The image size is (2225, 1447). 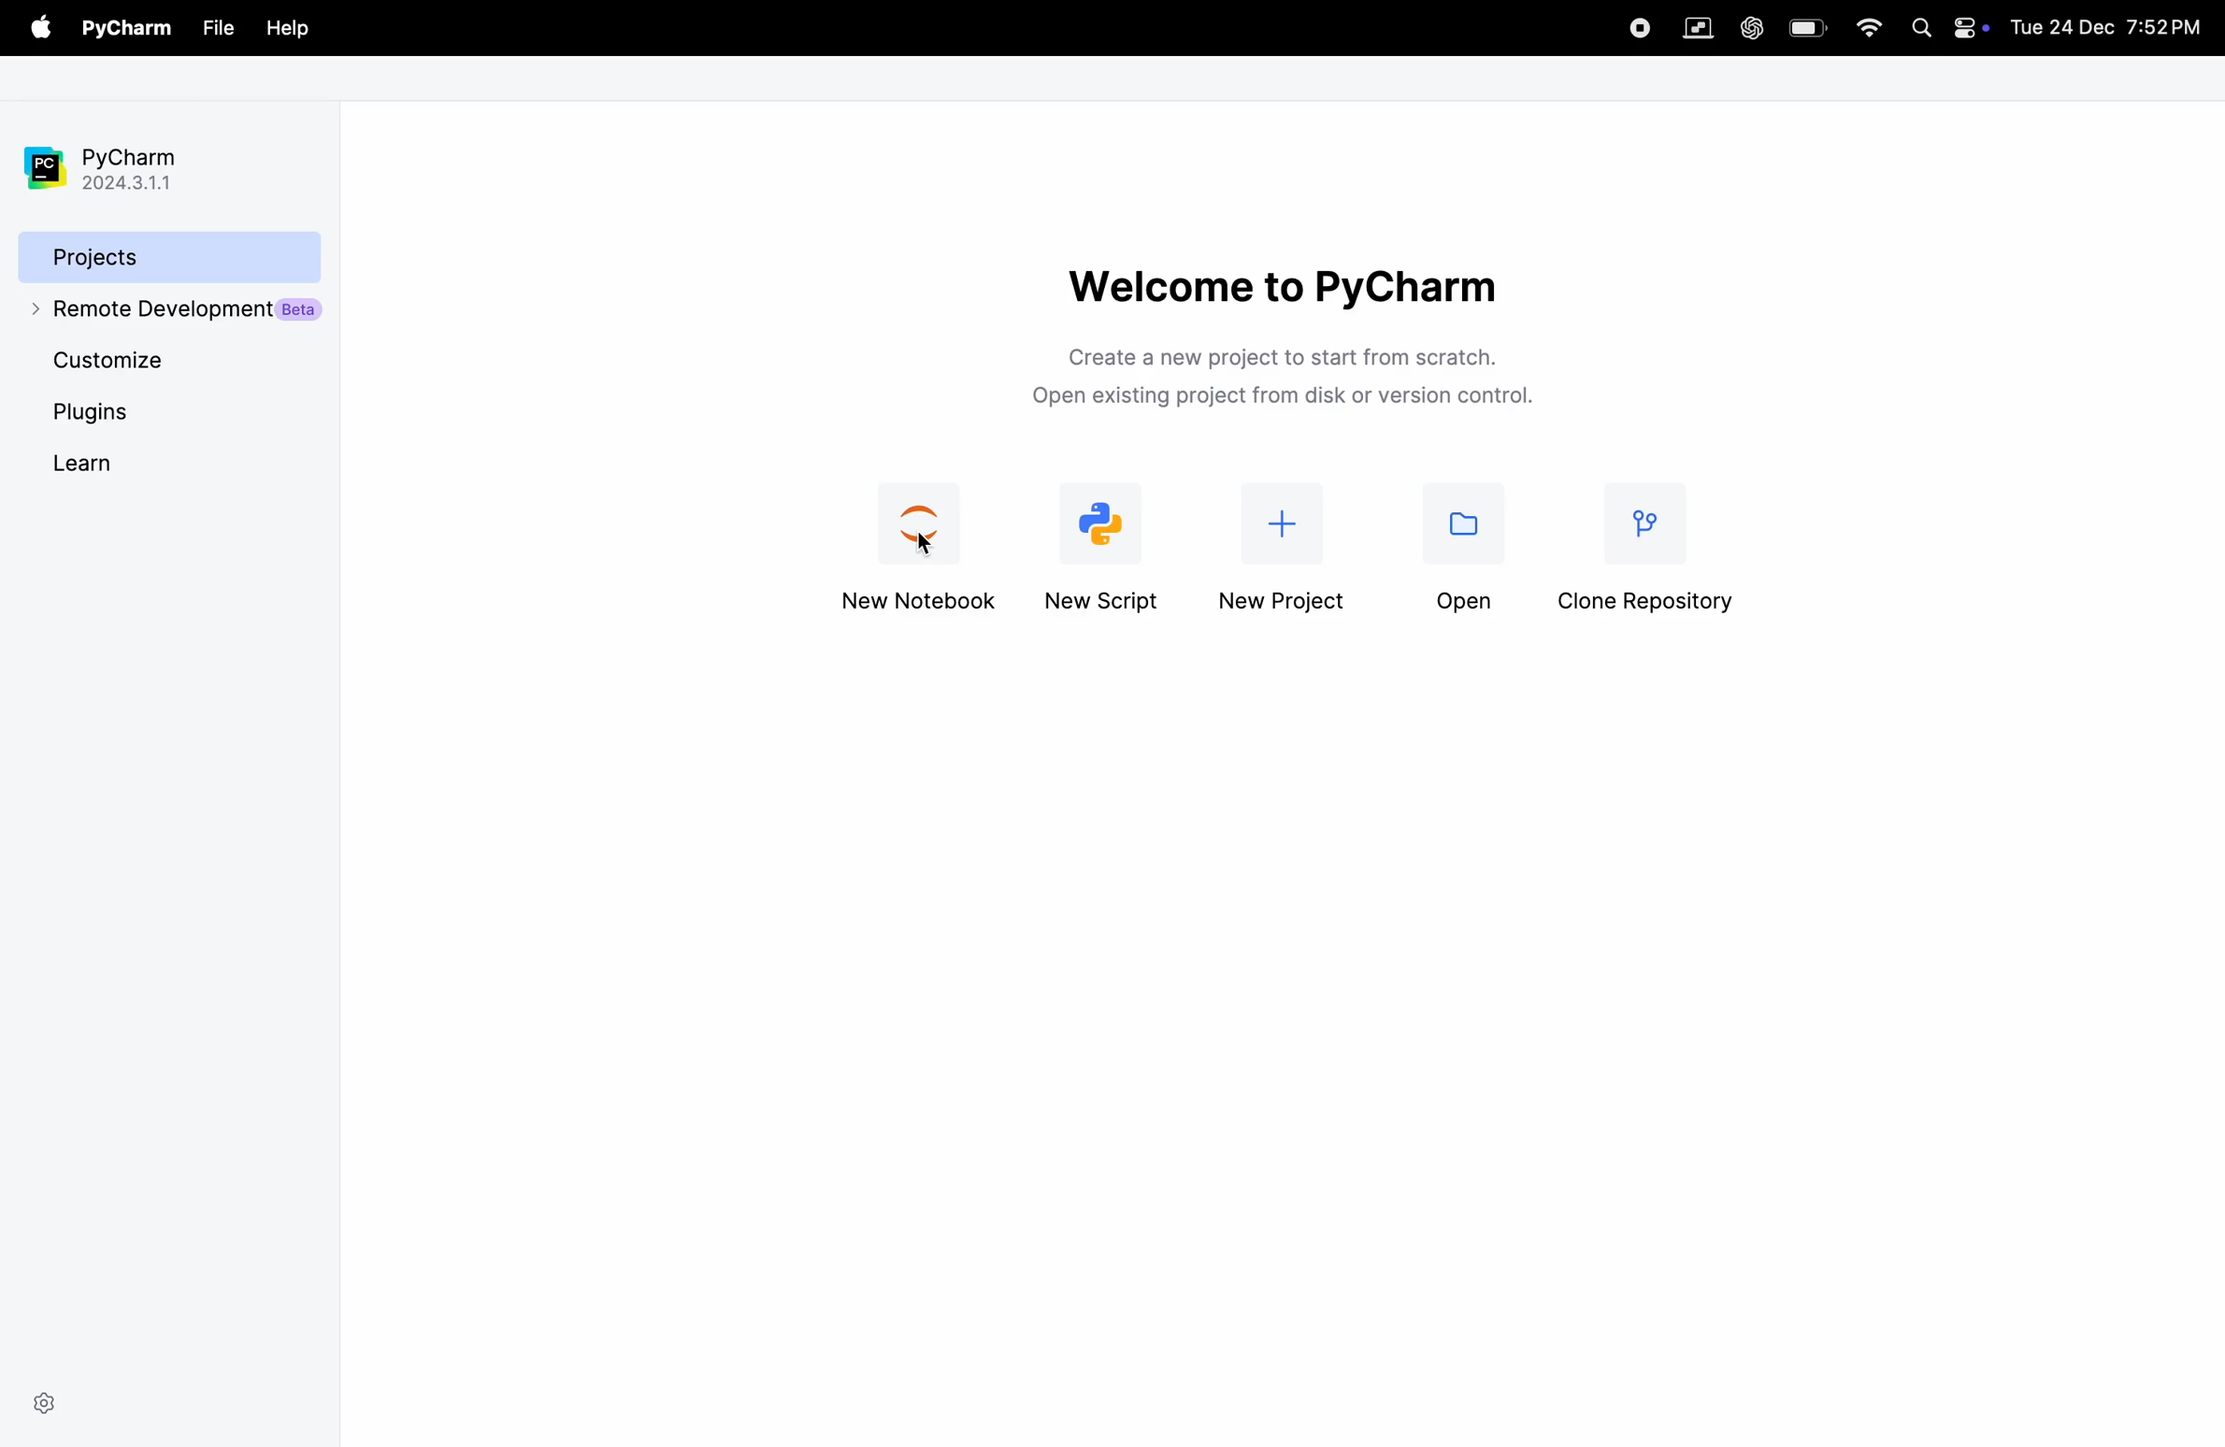 I want to click on chatgpt, so click(x=1751, y=27).